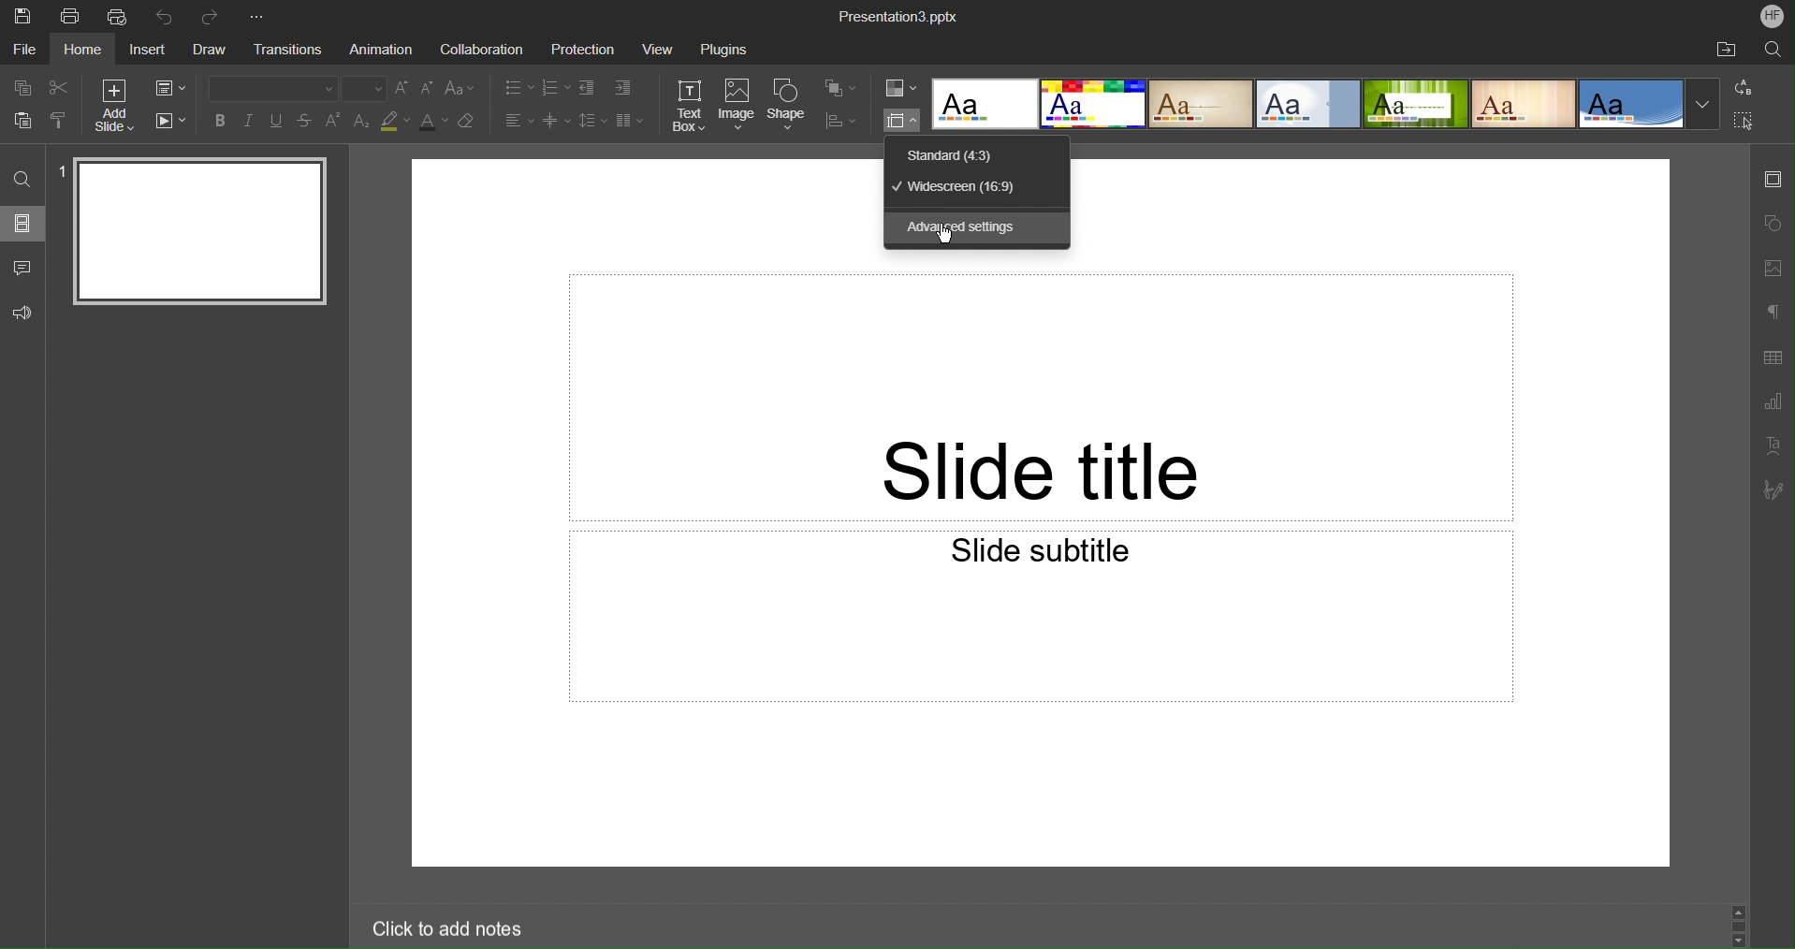  I want to click on Image, so click(737, 106).